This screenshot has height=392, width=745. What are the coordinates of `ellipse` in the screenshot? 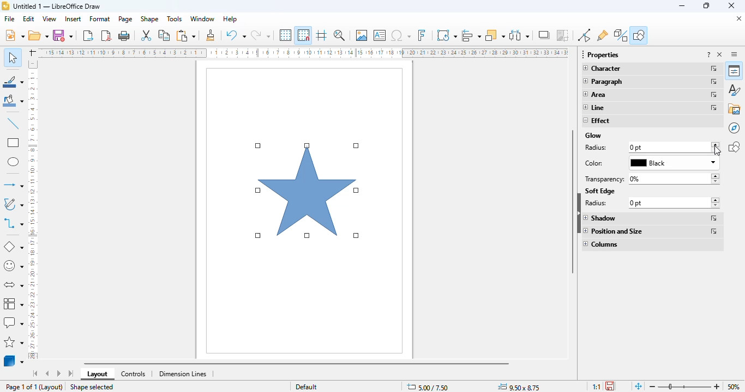 It's located at (14, 162).